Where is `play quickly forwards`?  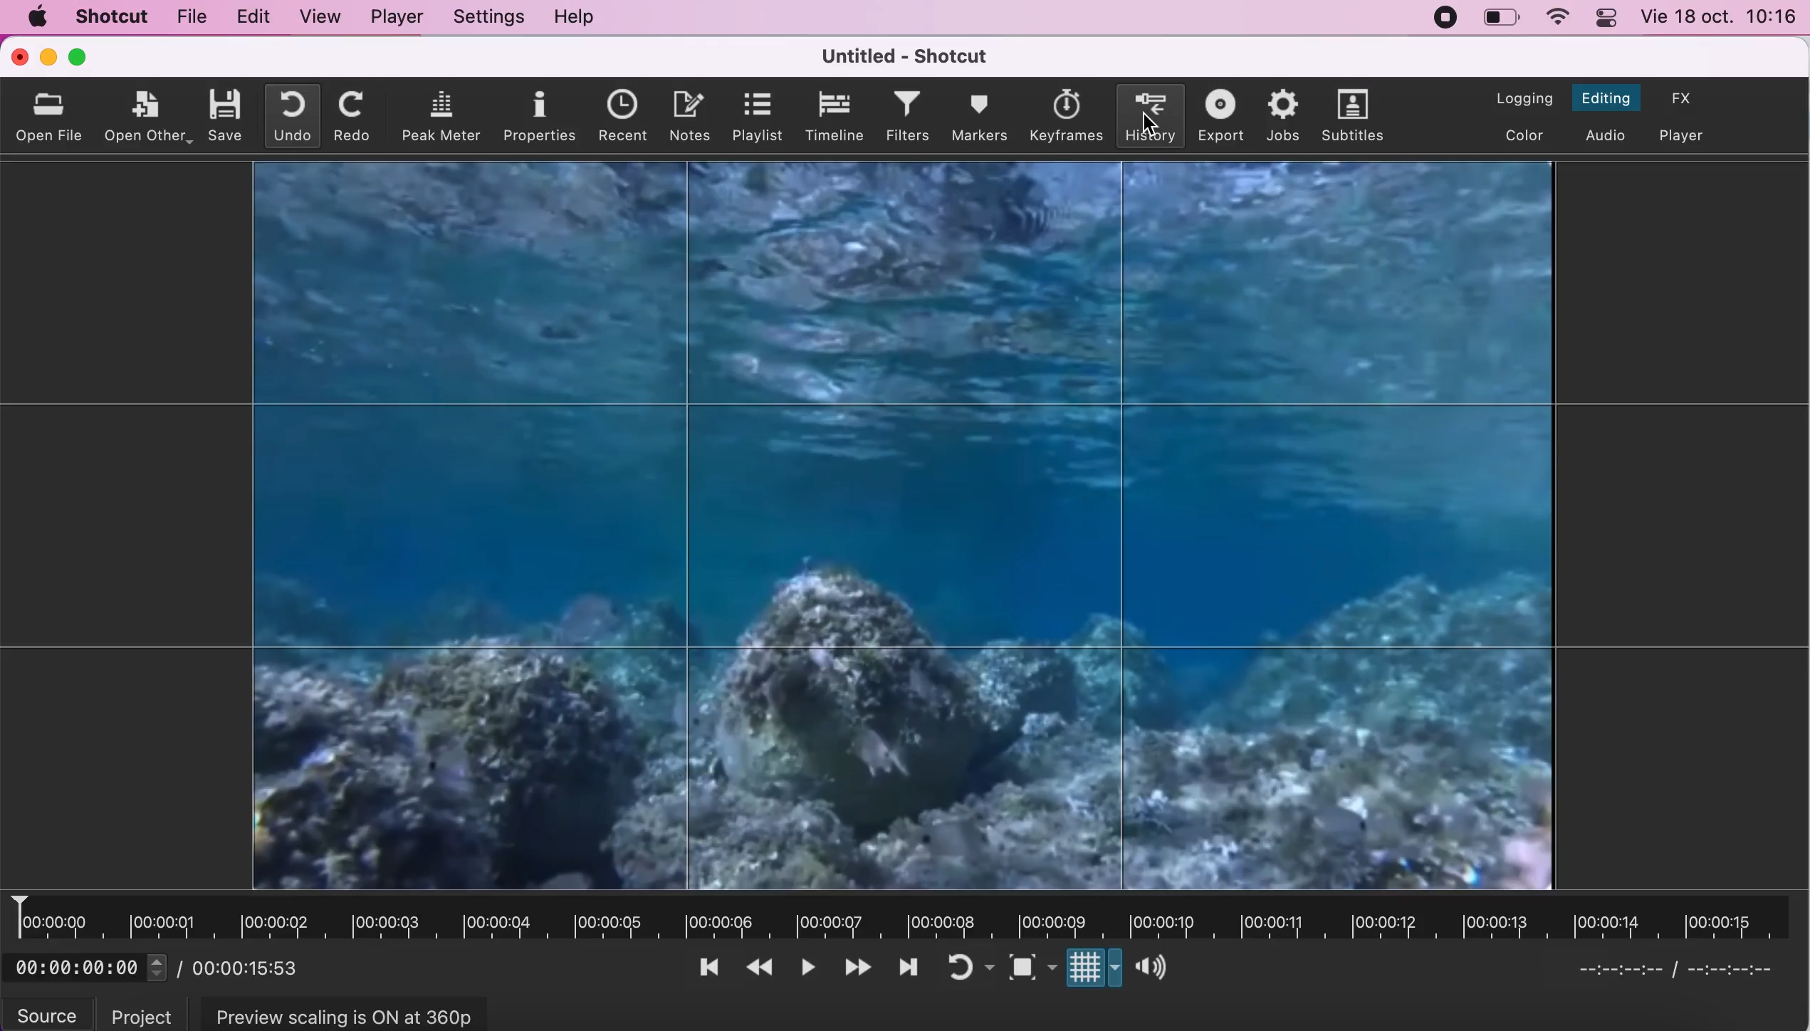
play quickly forwards is located at coordinates (857, 969).